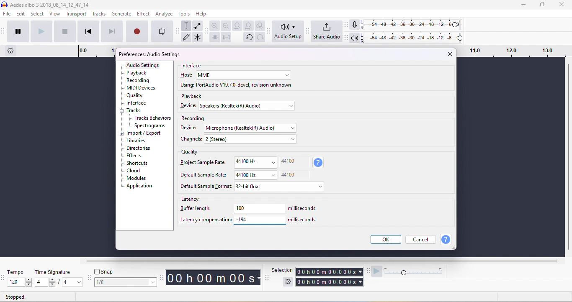 This screenshot has height=302, width=572. What do you see at coordinates (282, 270) in the screenshot?
I see `selection` at bounding box center [282, 270].